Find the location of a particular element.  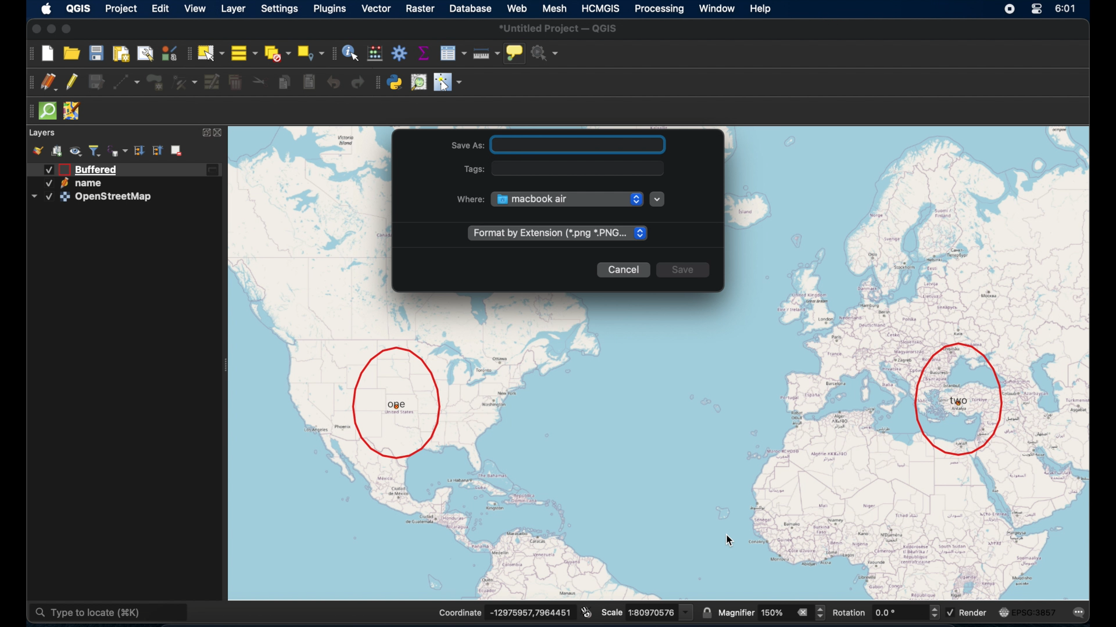

expand is located at coordinates (205, 134).